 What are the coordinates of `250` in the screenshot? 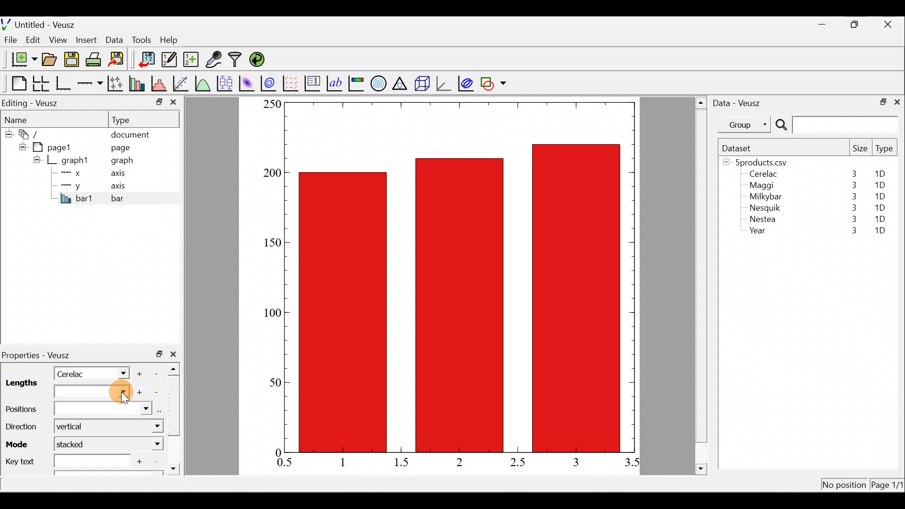 It's located at (271, 104).